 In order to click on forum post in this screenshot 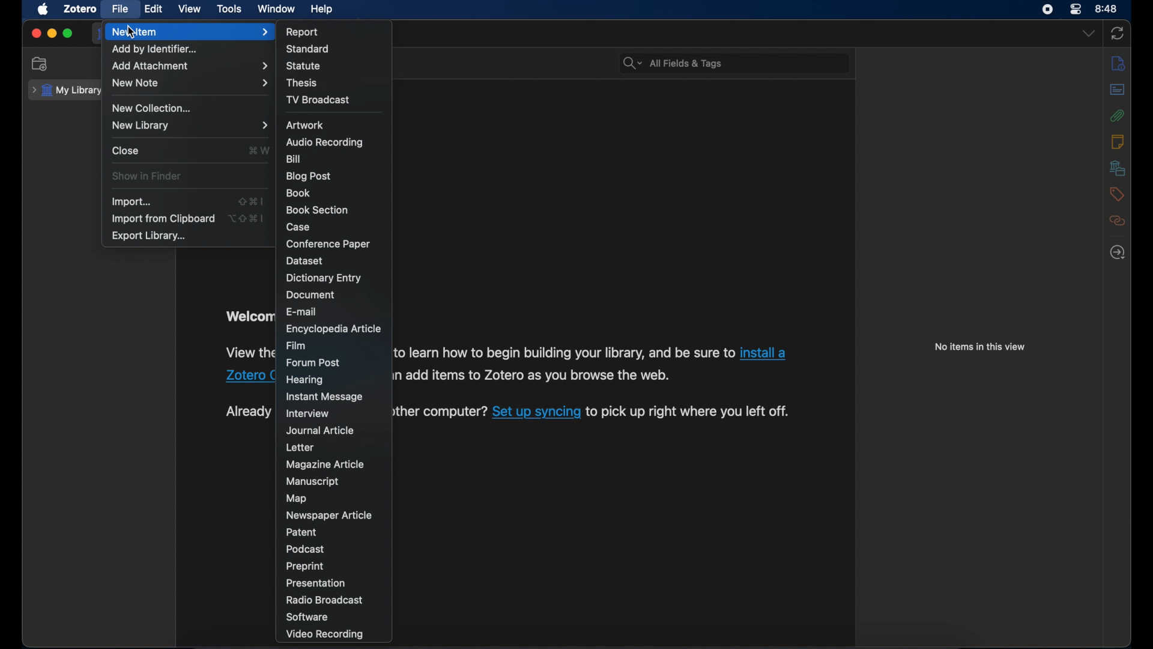, I will do `click(313, 363)`.